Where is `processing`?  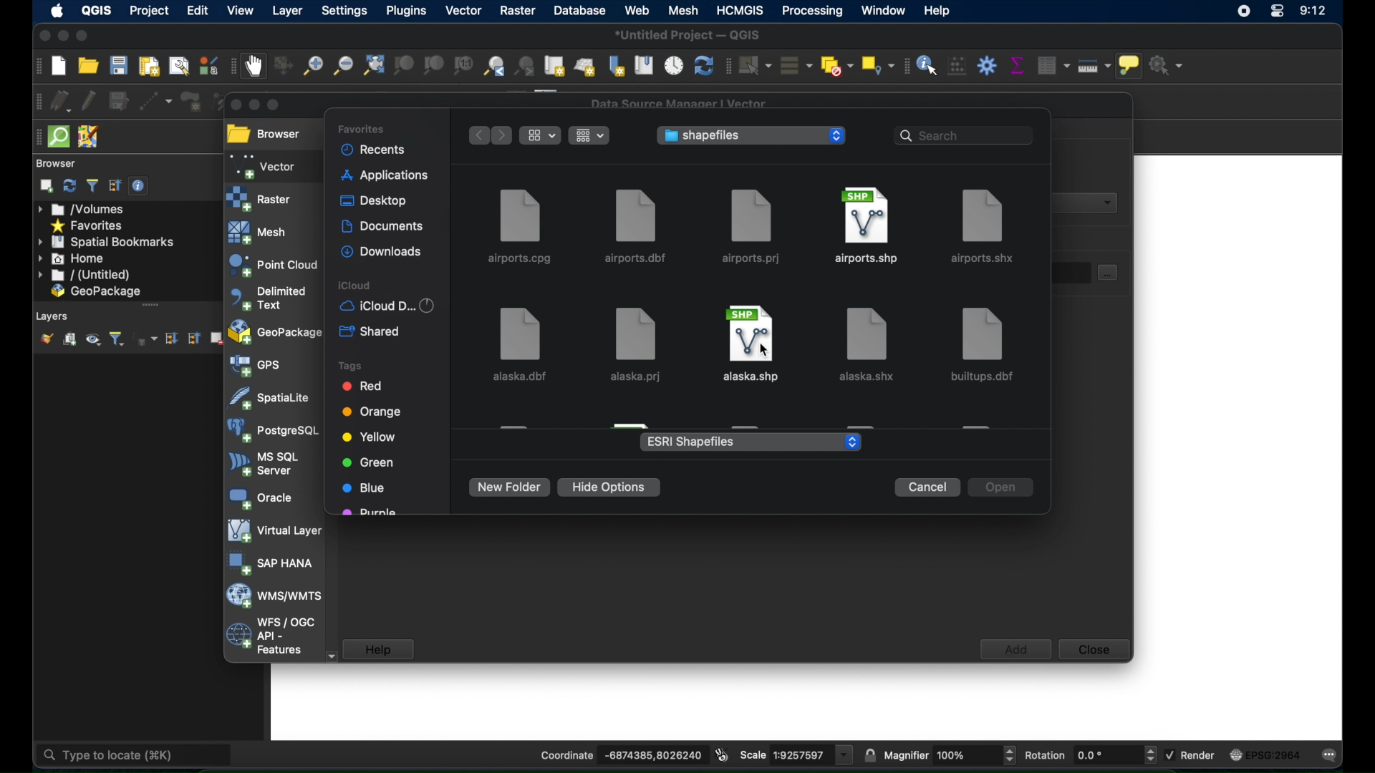
processing is located at coordinates (814, 12).